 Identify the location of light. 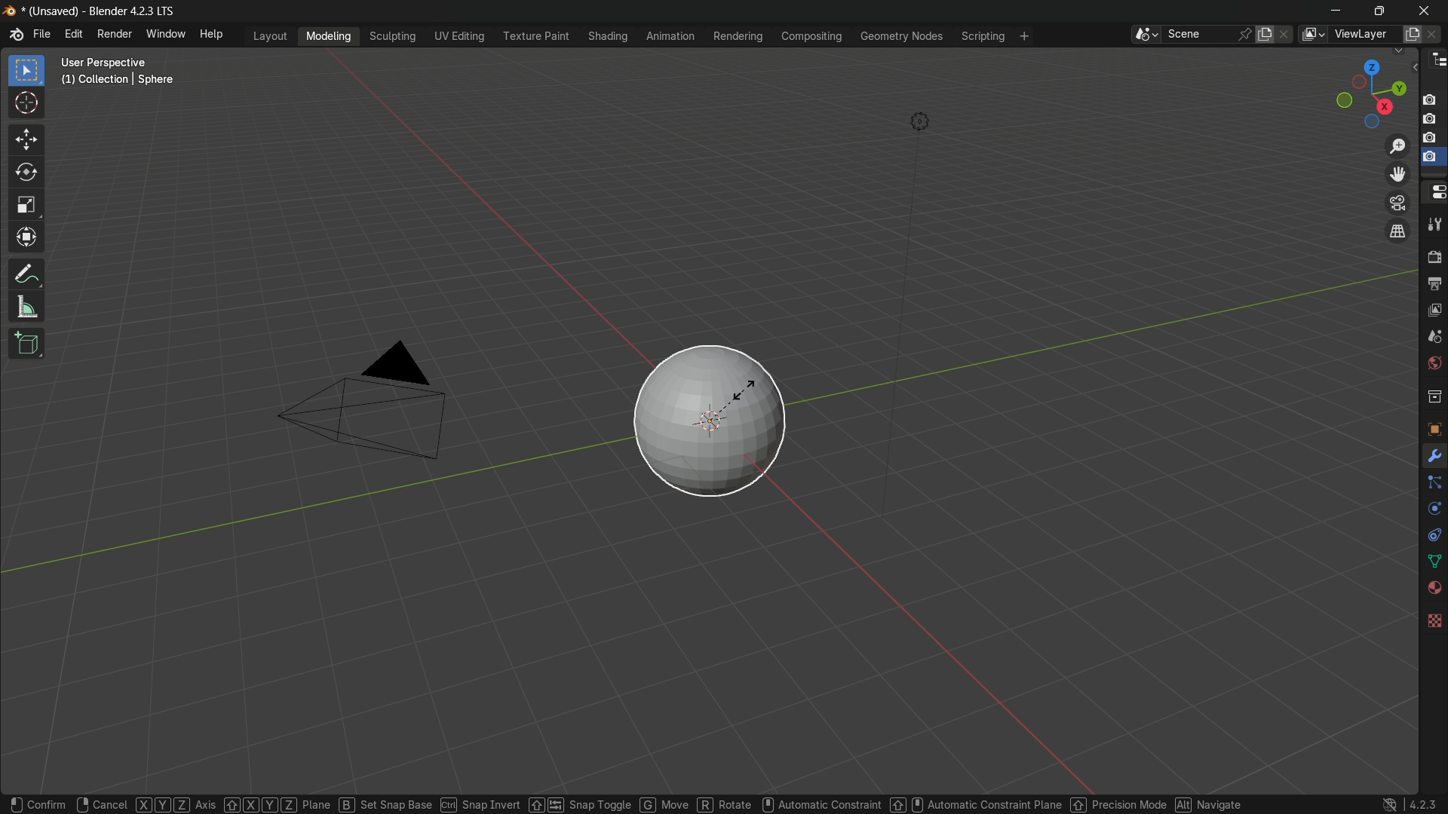
(930, 120).